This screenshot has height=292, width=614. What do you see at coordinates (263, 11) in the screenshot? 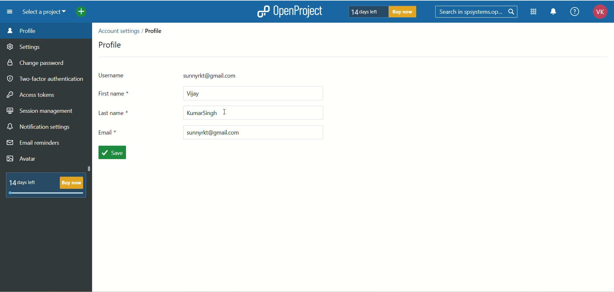
I see `logo` at bounding box center [263, 11].